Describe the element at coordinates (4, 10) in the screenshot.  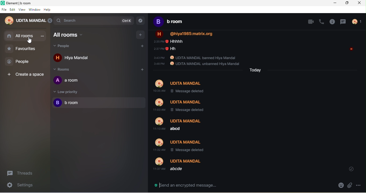
I see `file` at that location.